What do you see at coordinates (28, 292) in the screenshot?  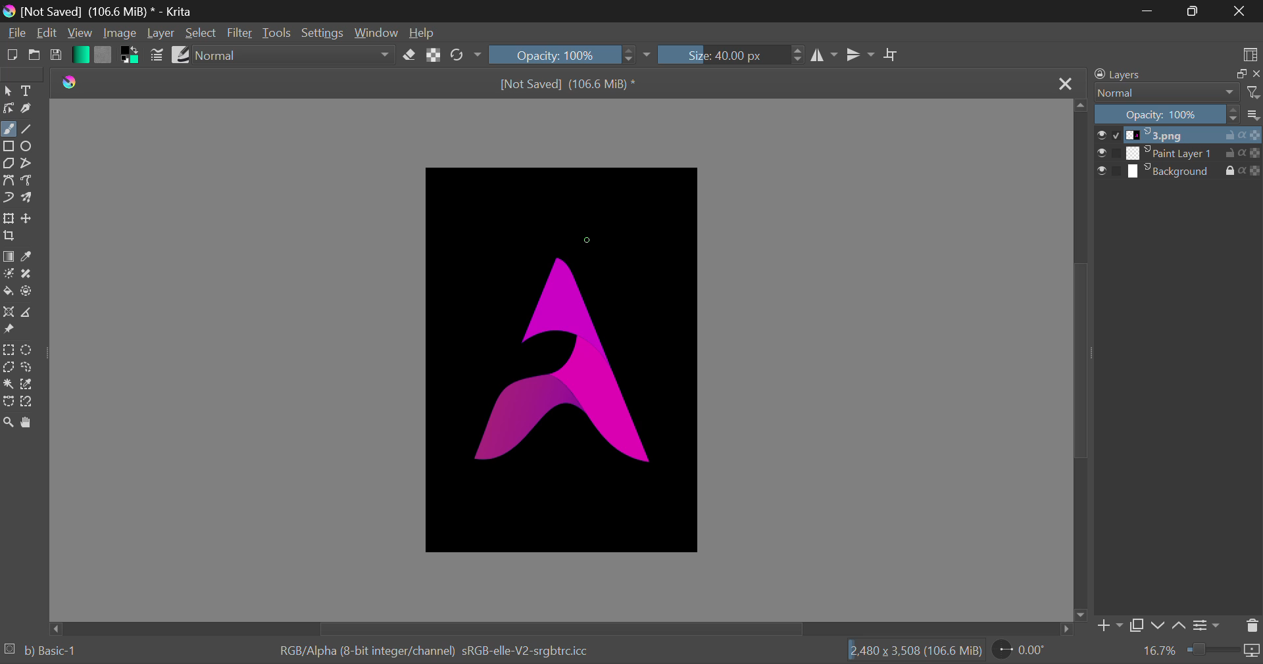 I see `Enclose and Fill` at bounding box center [28, 292].